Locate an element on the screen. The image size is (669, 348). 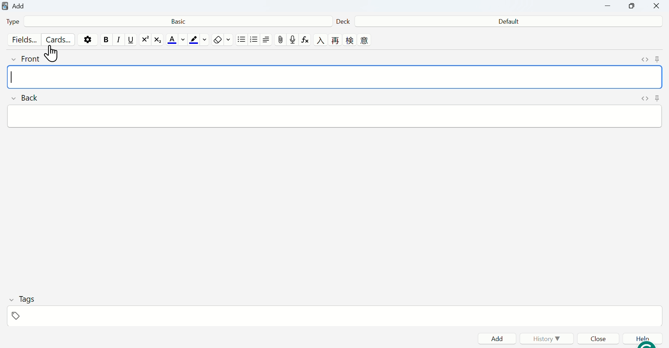
subscript is located at coordinates (158, 40).